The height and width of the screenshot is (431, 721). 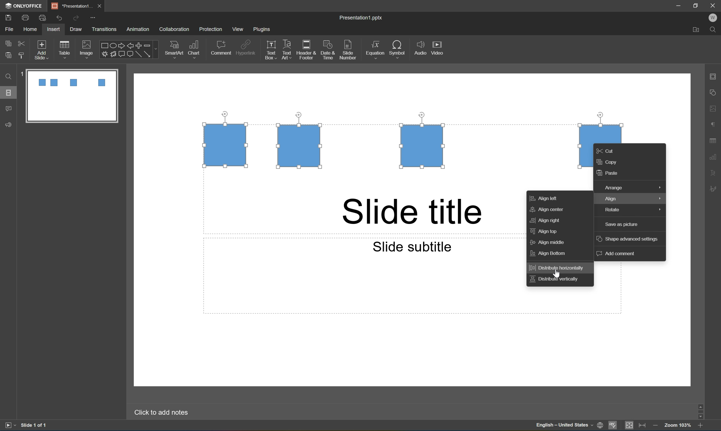 I want to click on customize quick access toolbar, so click(x=93, y=17).